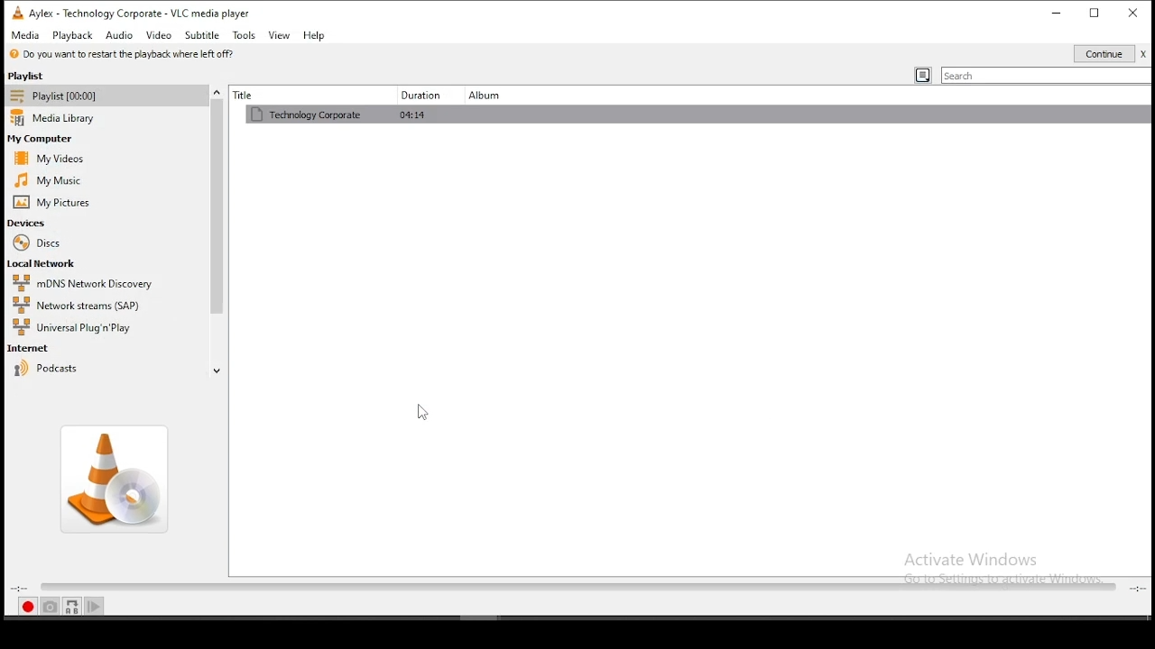 Image resolution: width=1155 pixels, height=649 pixels. What do you see at coordinates (1046, 77) in the screenshot?
I see `search bar` at bounding box center [1046, 77].